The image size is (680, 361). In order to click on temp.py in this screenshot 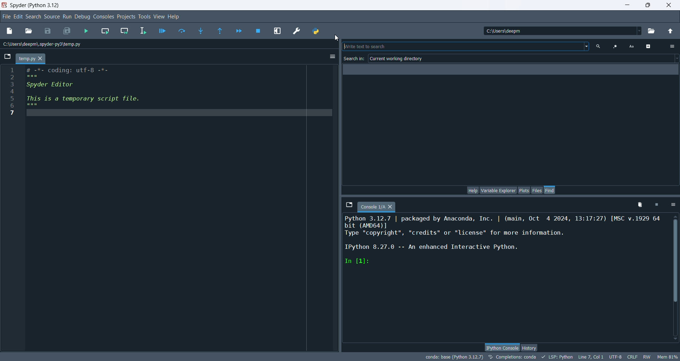, I will do `click(30, 58)`.